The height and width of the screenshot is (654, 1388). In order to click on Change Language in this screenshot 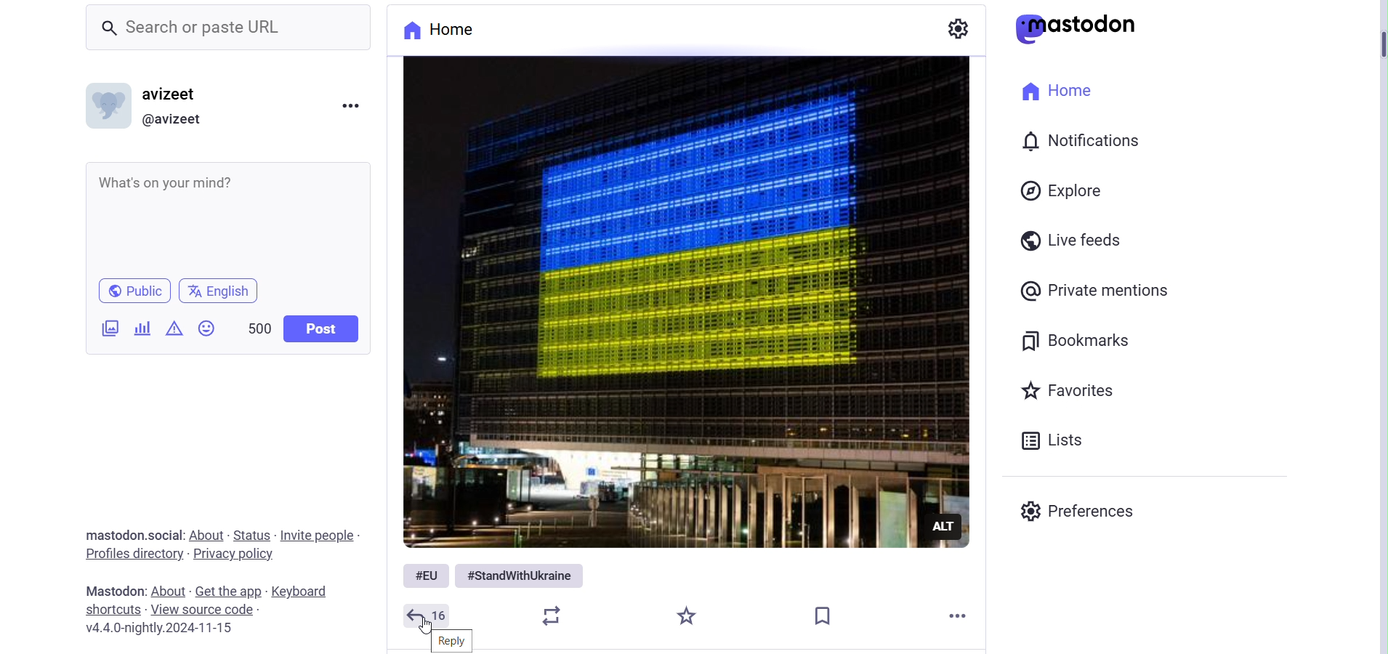, I will do `click(217, 292)`.